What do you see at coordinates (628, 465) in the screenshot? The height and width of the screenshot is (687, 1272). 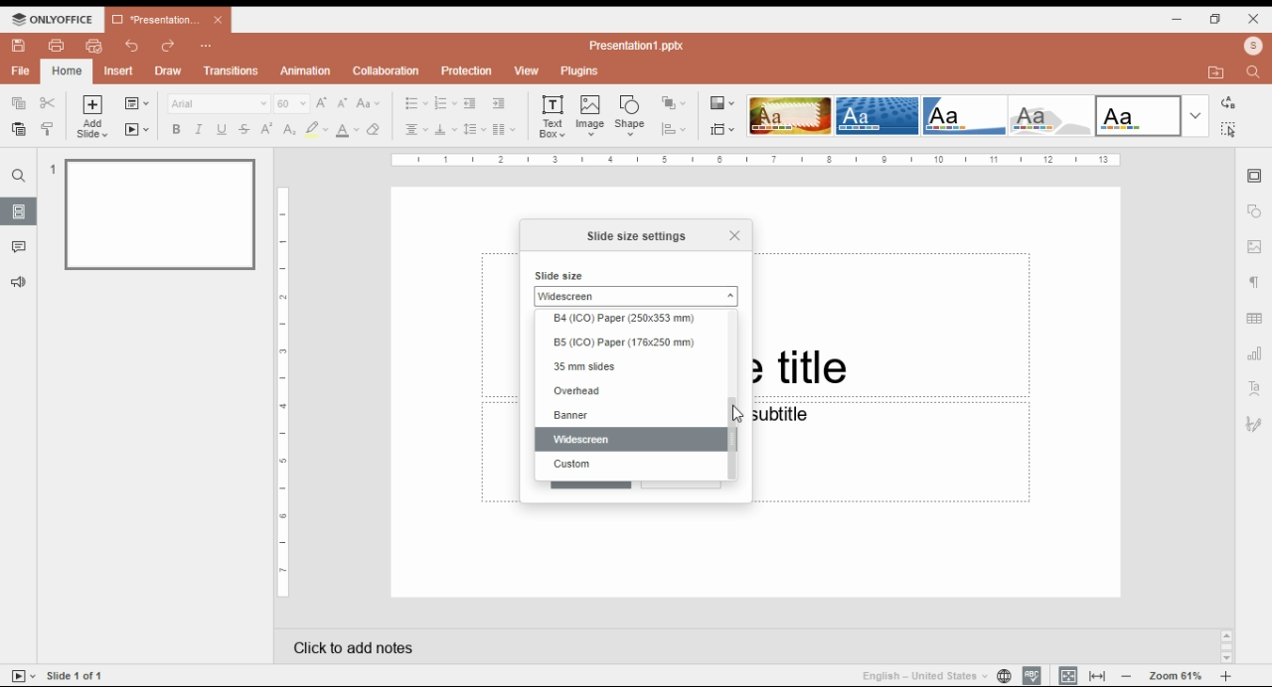 I see `Custom` at bounding box center [628, 465].